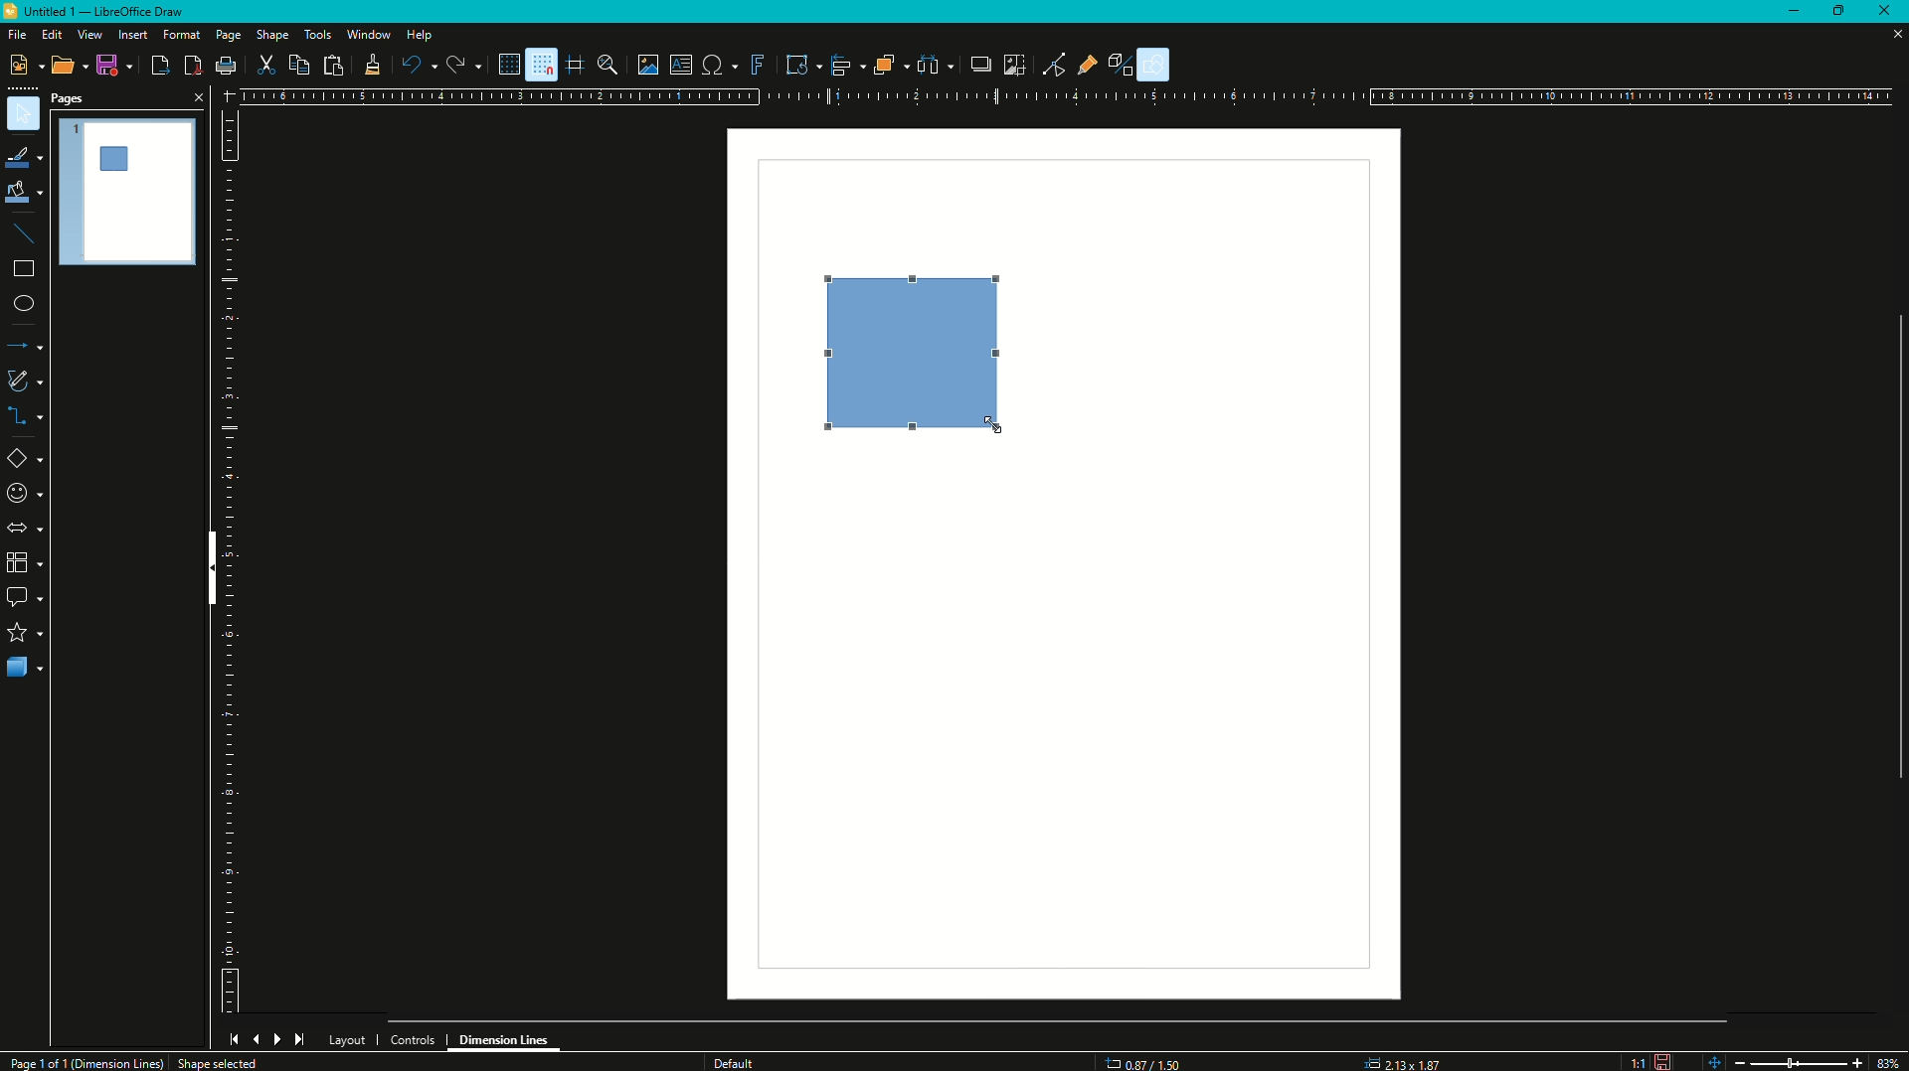 Image resolution: width=1909 pixels, height=1071 pixels. I want to click on Paste, so click(332, 65).